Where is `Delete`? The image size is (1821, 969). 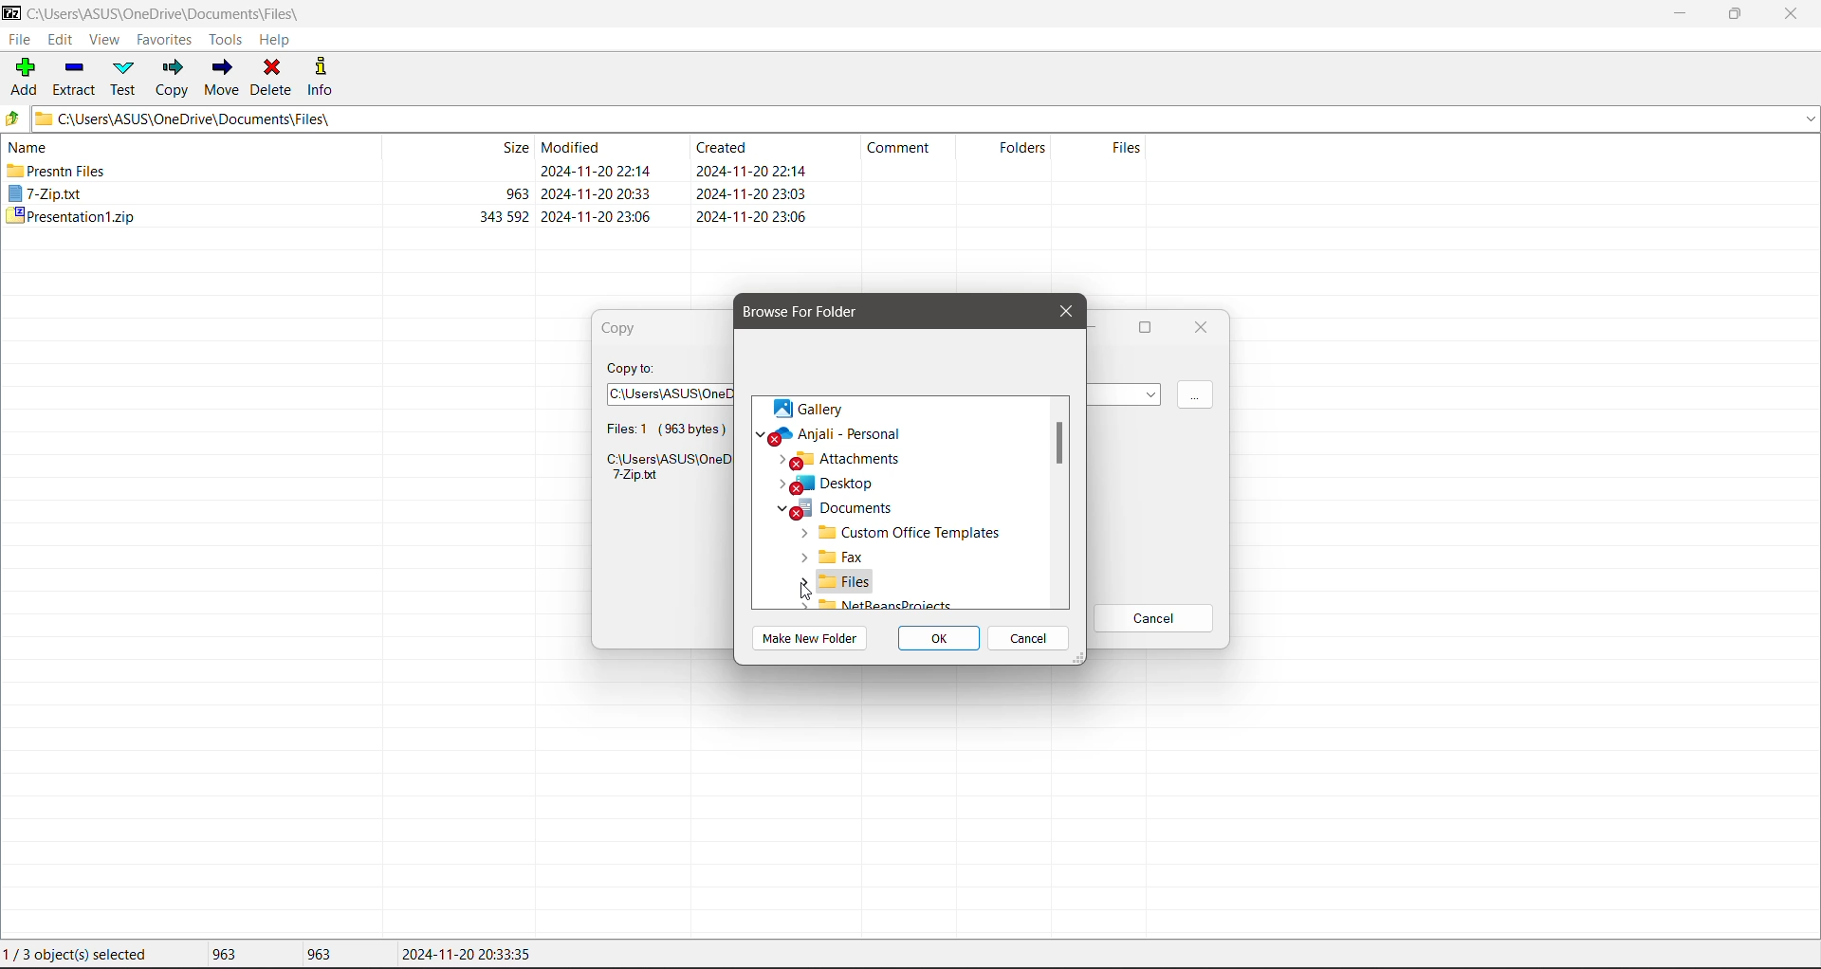 Delete is located at coordinates (273, 76).